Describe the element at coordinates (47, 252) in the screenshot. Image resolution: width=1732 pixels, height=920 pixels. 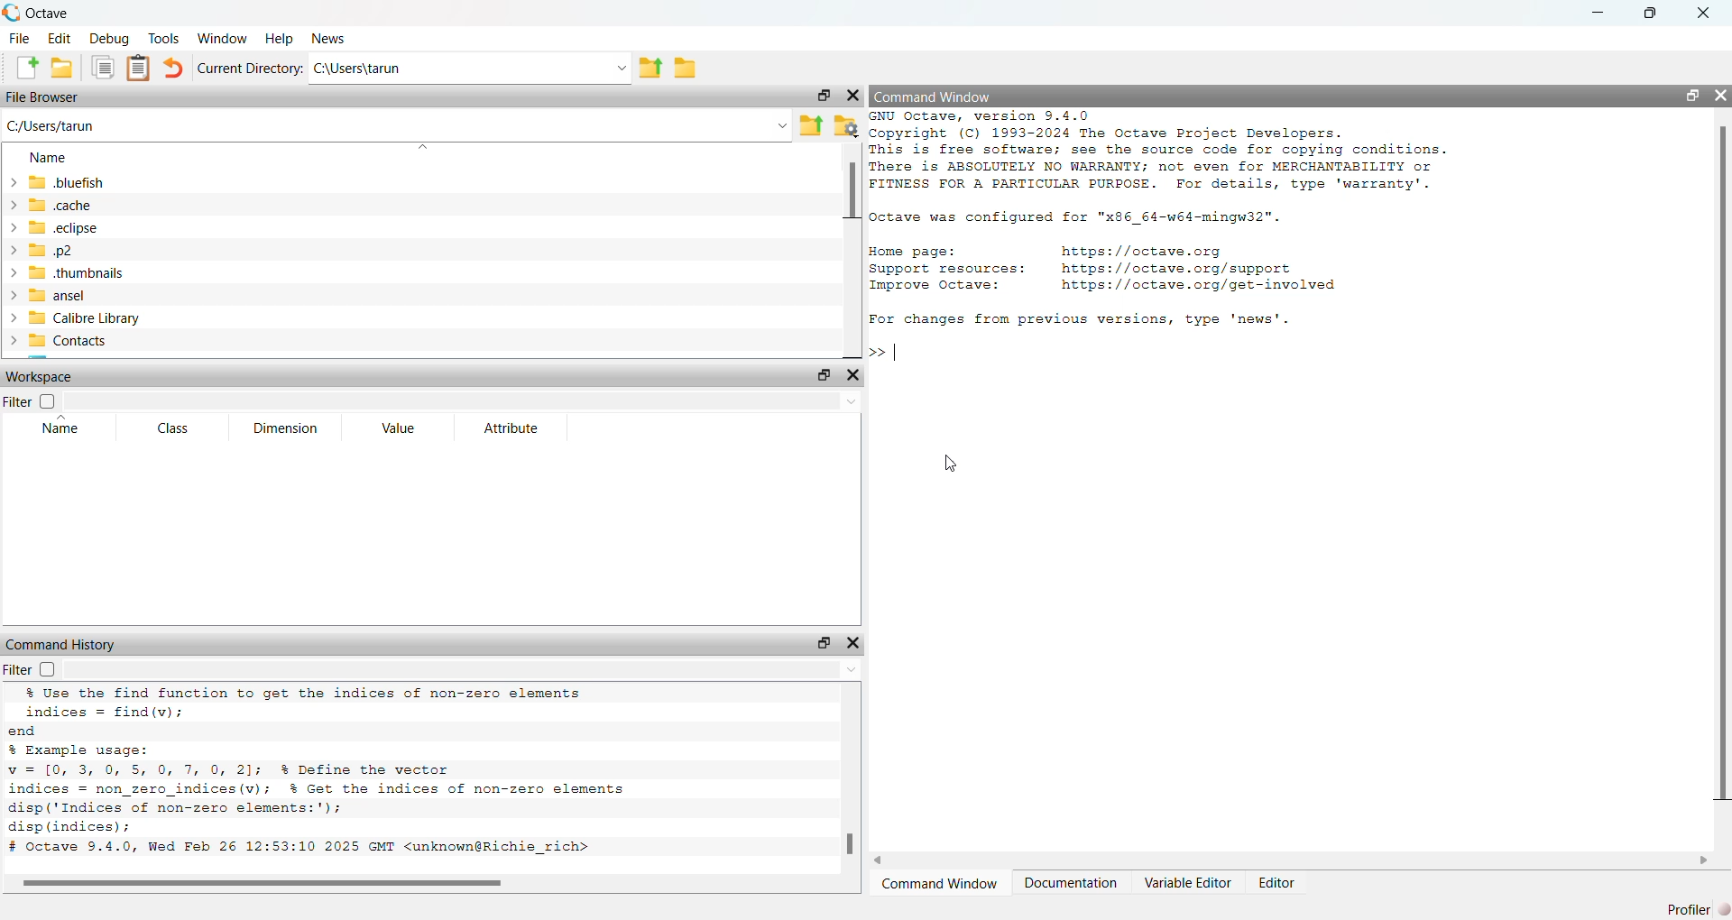
I see `p2` at that location.